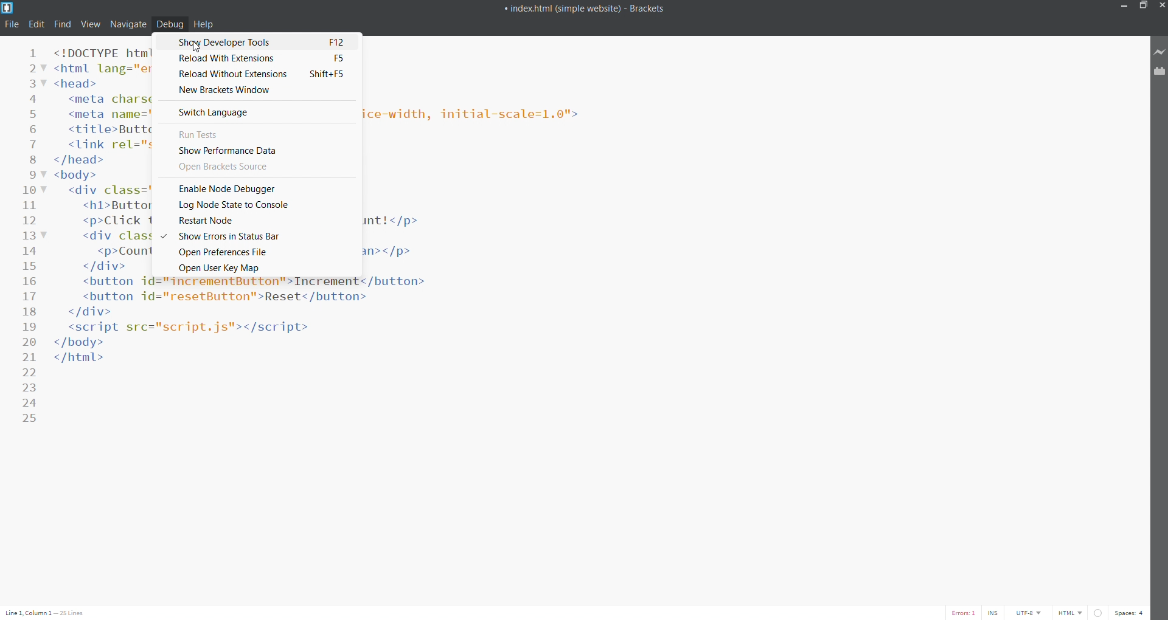 Image resolution: width=1168 pixels, height=620 pixels. I want to click on toggle cursor, so click(995, 613).